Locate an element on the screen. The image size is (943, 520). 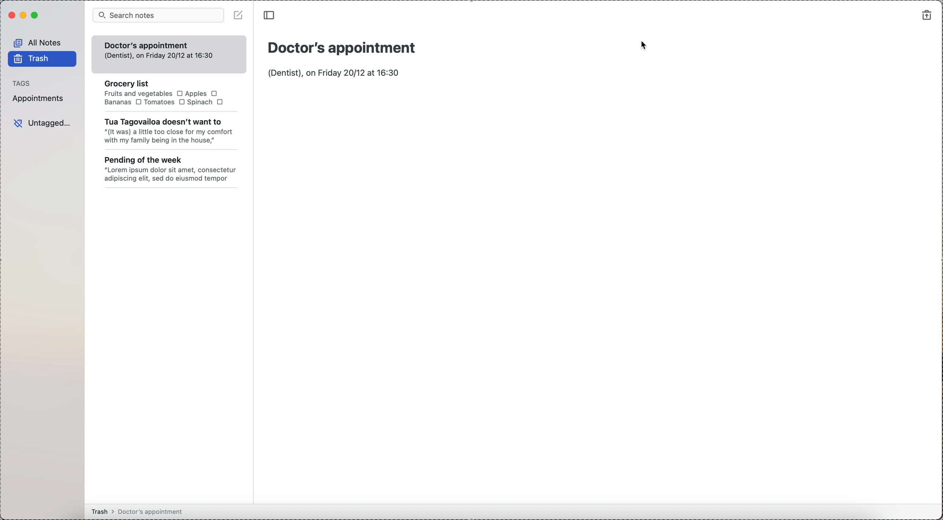
pending of the week is located at coordinates (153, 158).